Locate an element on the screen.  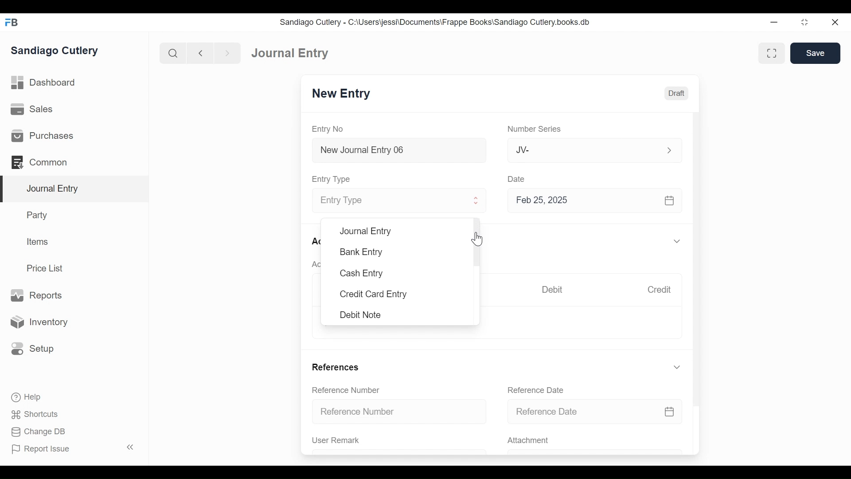
Toggle between form and full width is located at coordinates (772, 53).